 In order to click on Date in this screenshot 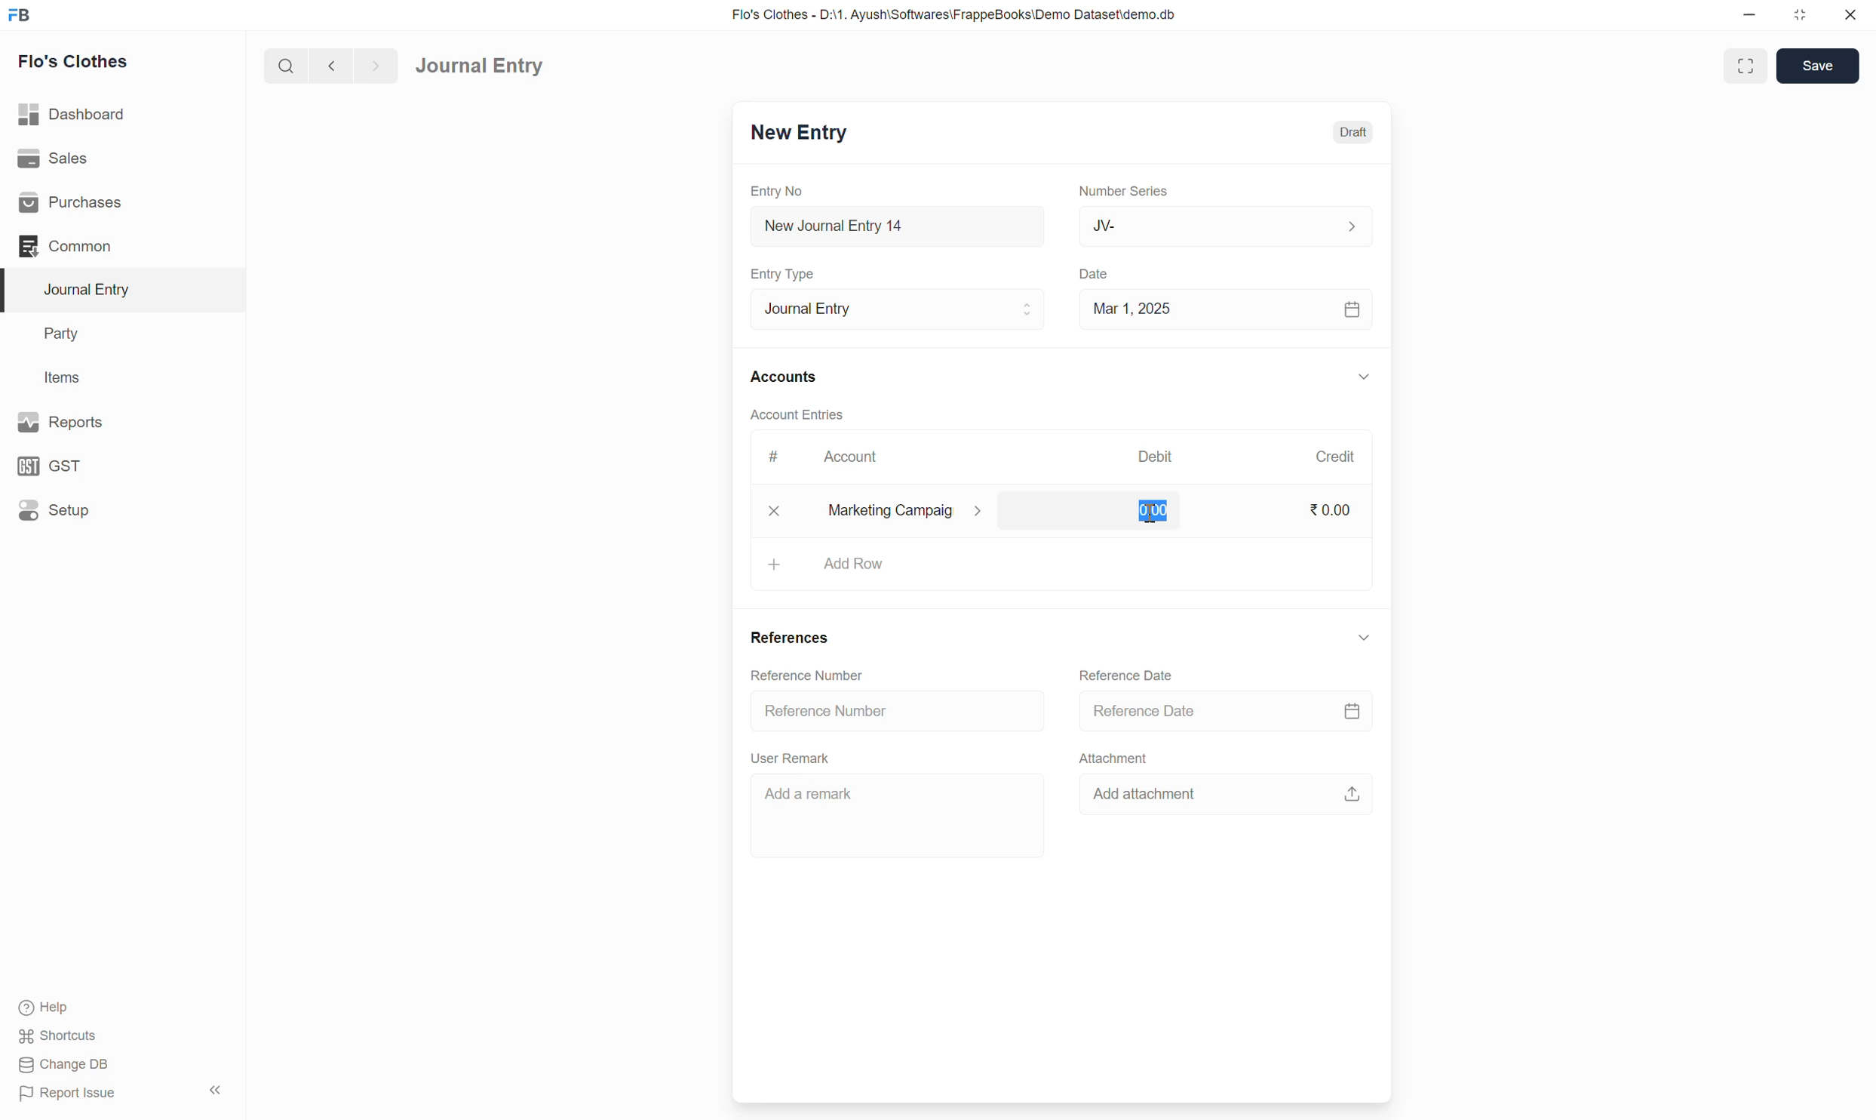, I will do `click(1098, 275)`.